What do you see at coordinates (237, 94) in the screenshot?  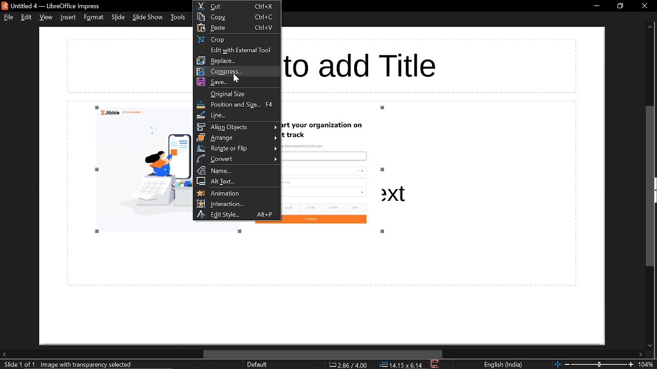 I see `original size` at bounding box center [237, 94].